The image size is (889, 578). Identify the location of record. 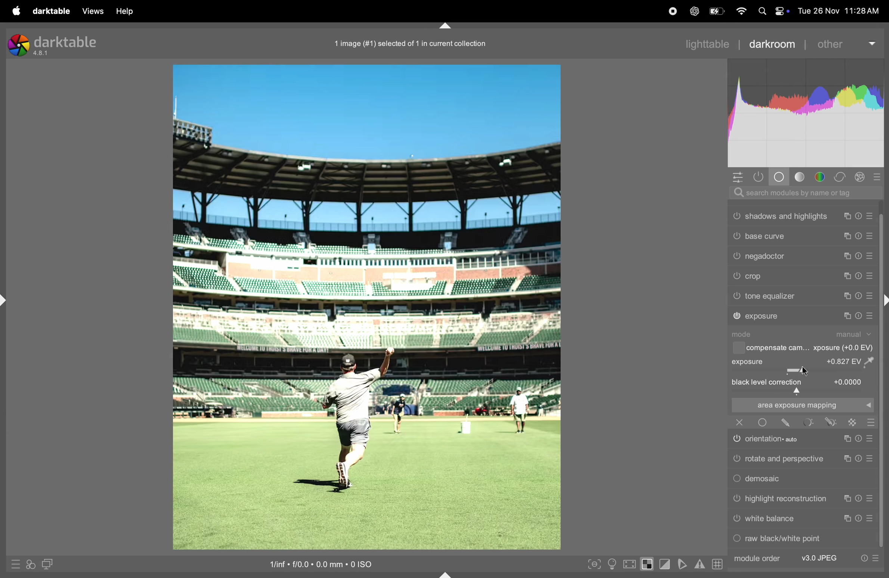
(672, 11).